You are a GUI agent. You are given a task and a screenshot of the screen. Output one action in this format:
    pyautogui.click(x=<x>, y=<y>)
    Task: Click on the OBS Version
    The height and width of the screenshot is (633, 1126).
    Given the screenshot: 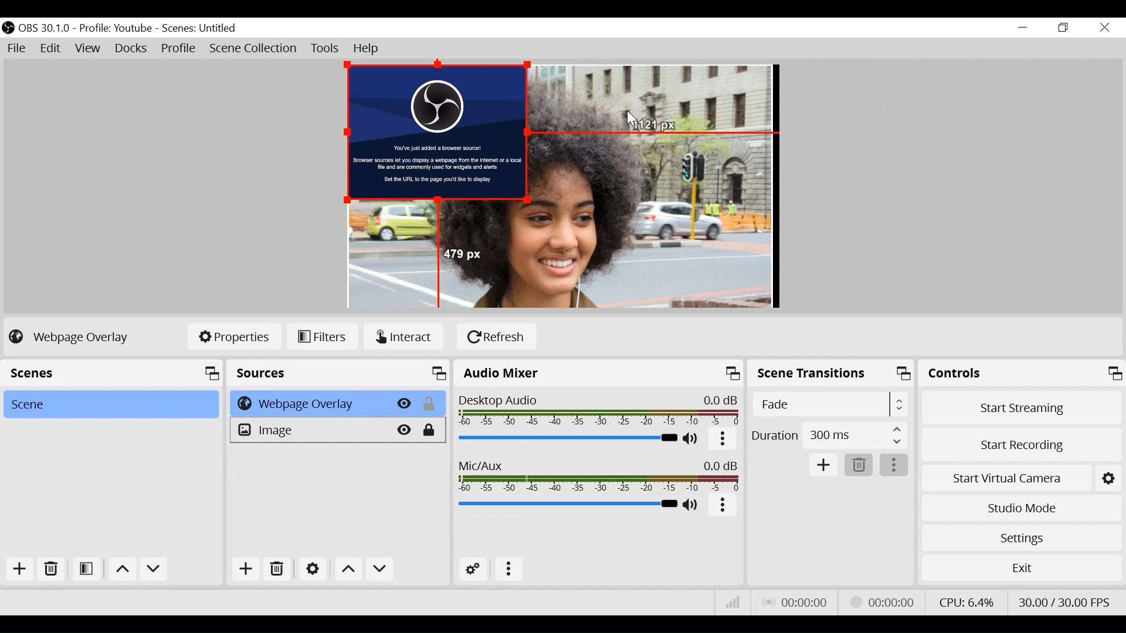 What is the action you would take?
    pyautogui.click(x=44, y=29)
    